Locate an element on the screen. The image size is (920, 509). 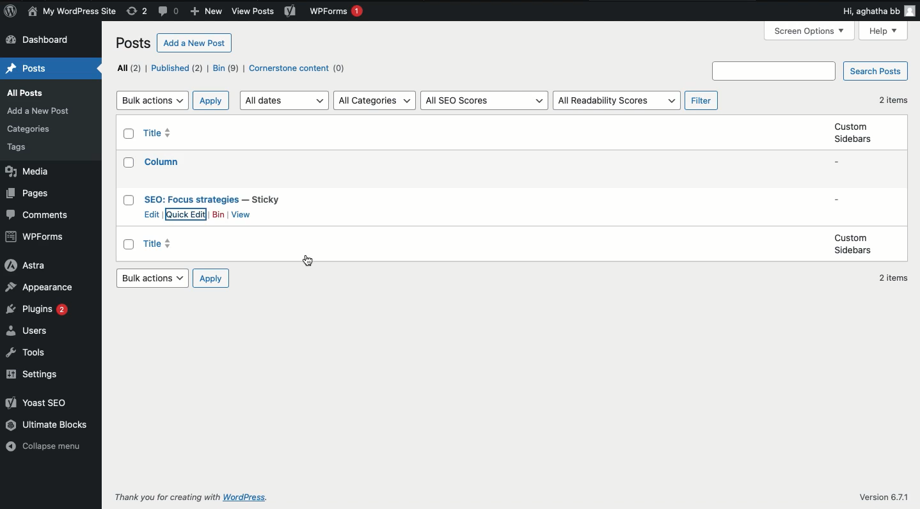
Title is located at coordinates (163, 245).